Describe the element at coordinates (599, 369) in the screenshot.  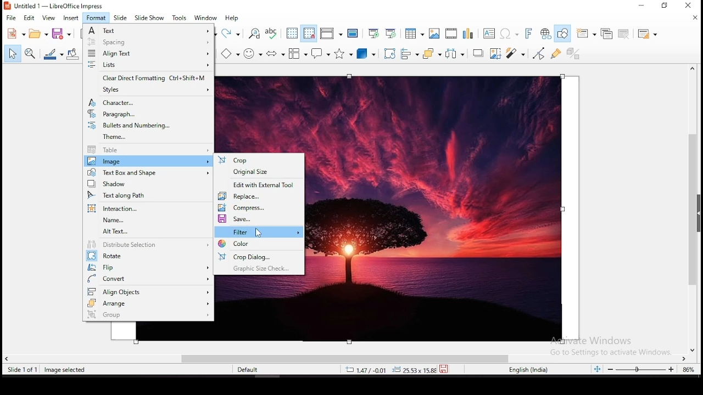
I see `fit slide to current window` at that location.